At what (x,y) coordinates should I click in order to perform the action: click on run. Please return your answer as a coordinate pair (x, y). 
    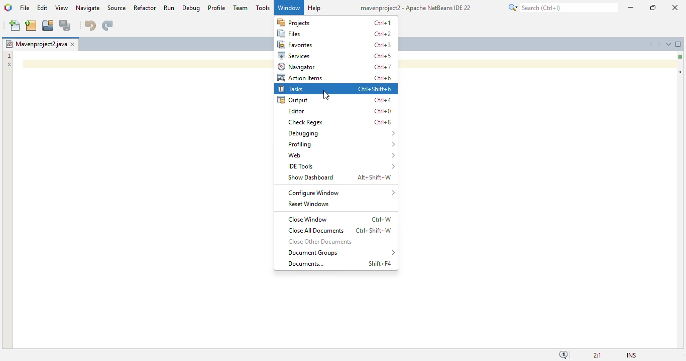
    Looking at the image, I should click on (169, 8).